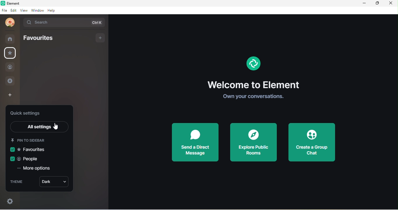  Describe the element at coordinates (12, 54) in the screenshot. I see `favourites` at that location.